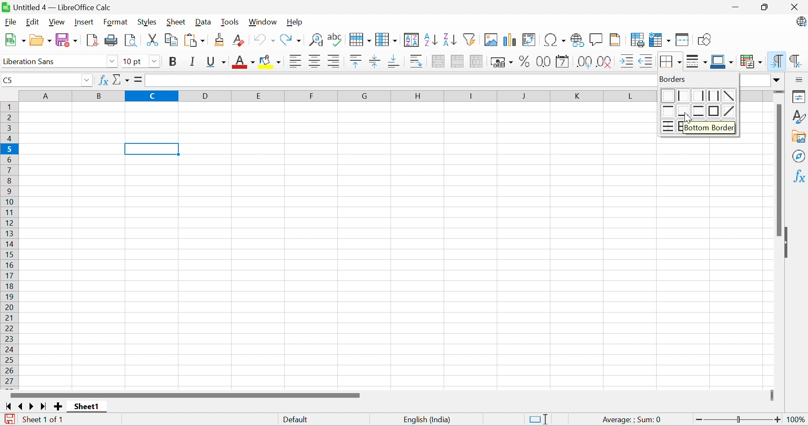 This screenshot has width=808, height=426. What do you see at coordinates (539, 419) in the screenshot?
I see `Standard selection. Click to change selection mode.` at bounding box center [539, 419].